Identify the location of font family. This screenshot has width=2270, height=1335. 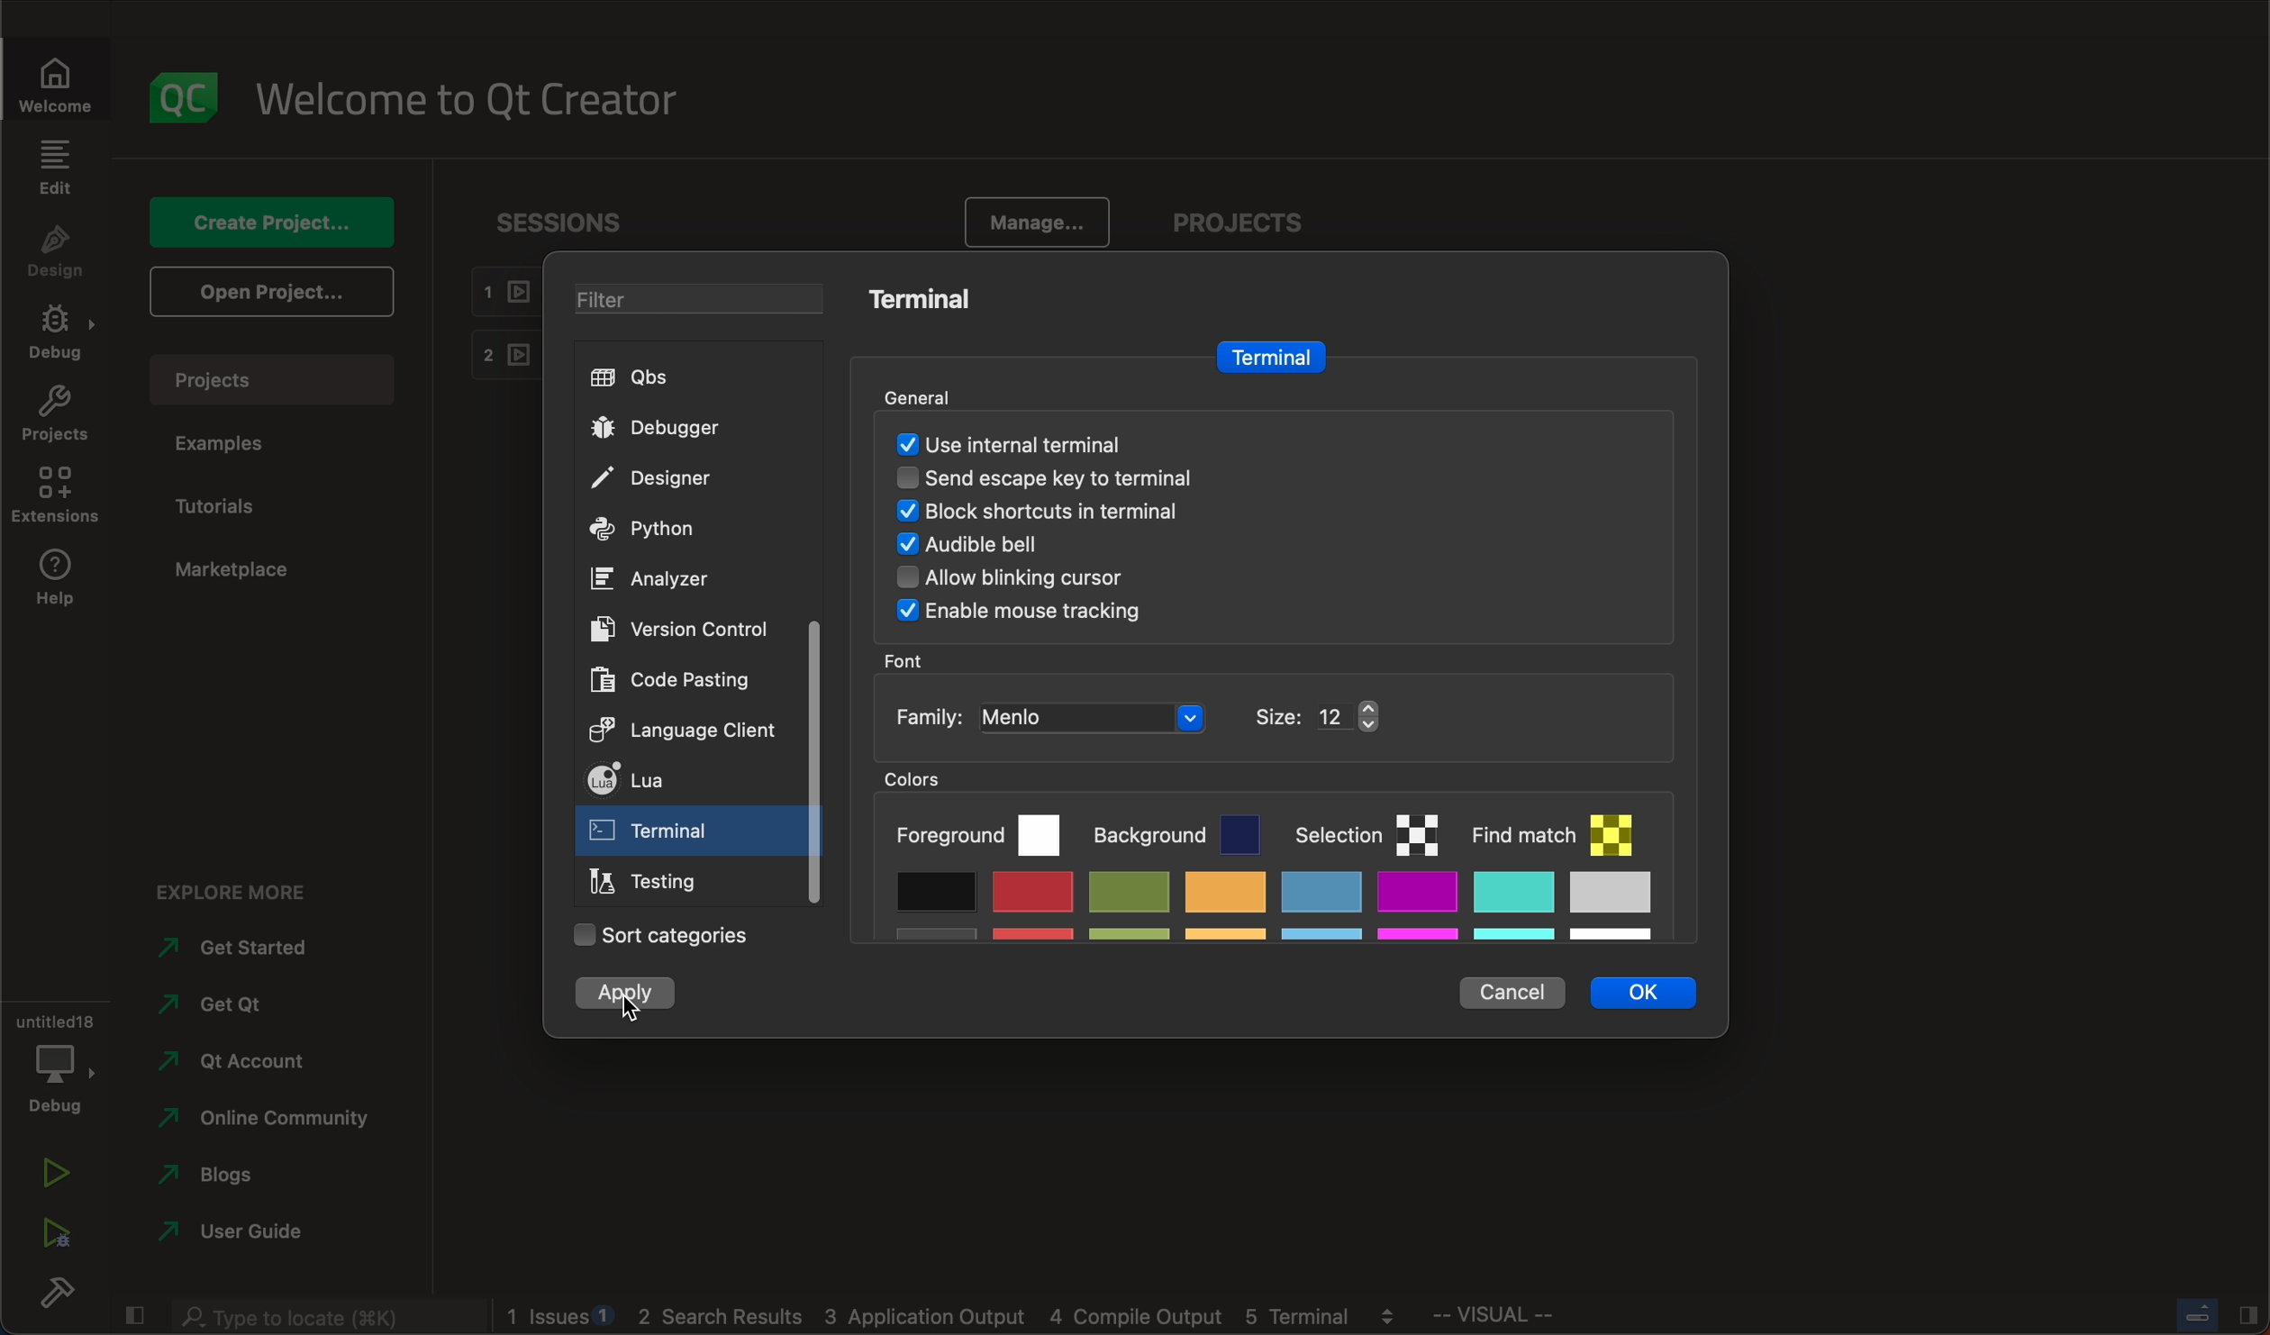
(1139, 715).